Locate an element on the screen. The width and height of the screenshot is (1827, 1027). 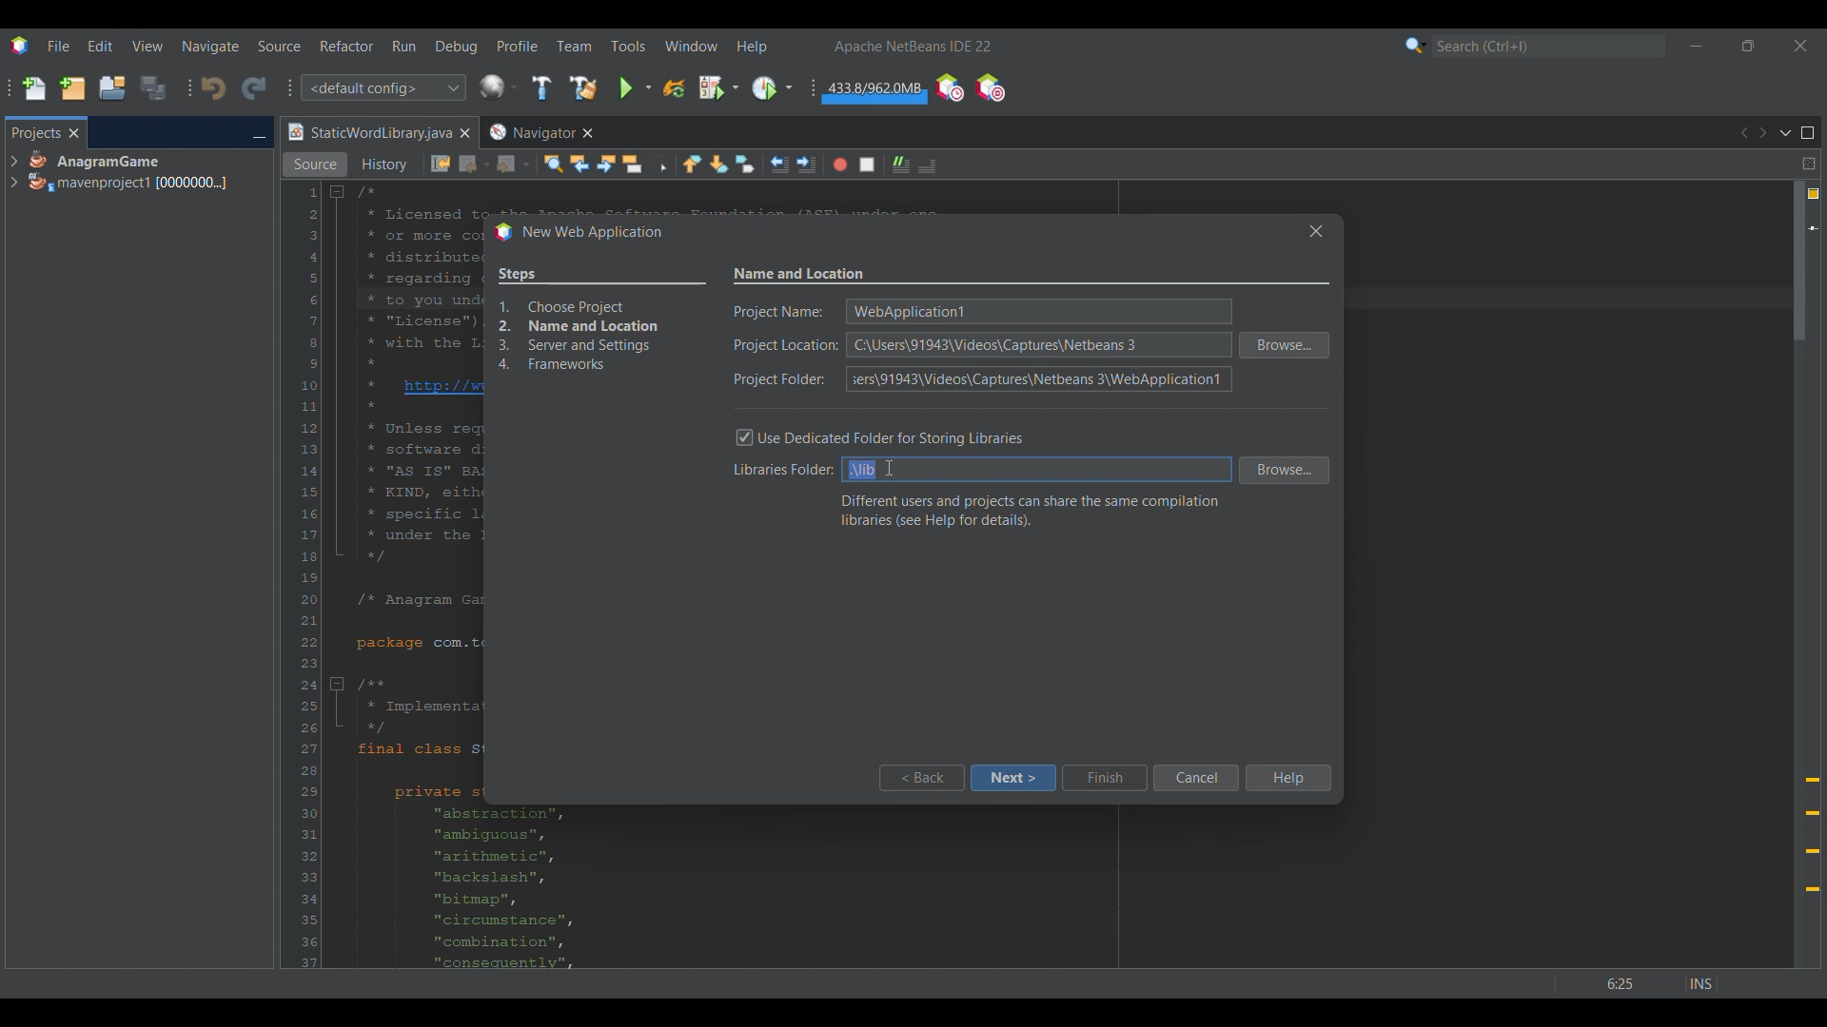
Refactor menu is located at coordinates (346, 46).